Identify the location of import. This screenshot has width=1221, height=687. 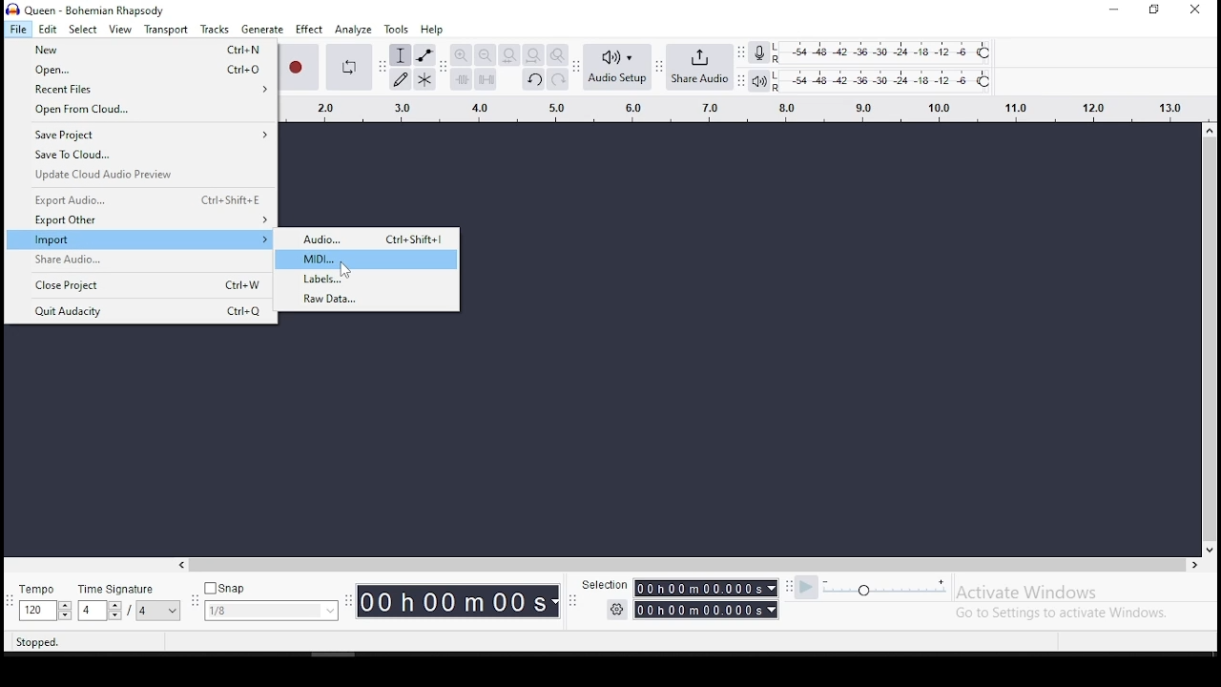
(139, 240).